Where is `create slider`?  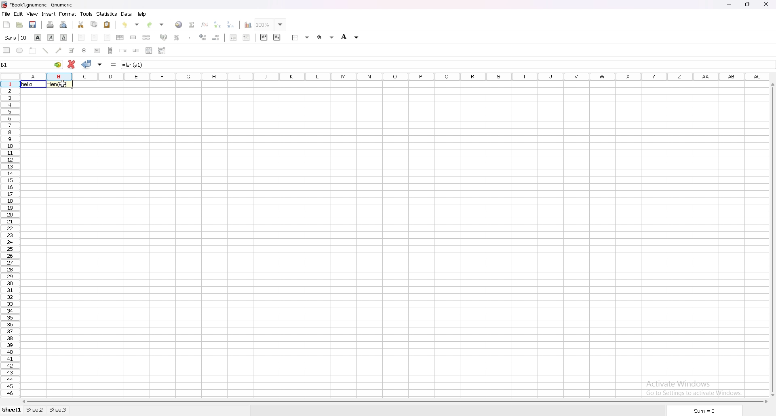
create slider is located at coordinates (137, 50).